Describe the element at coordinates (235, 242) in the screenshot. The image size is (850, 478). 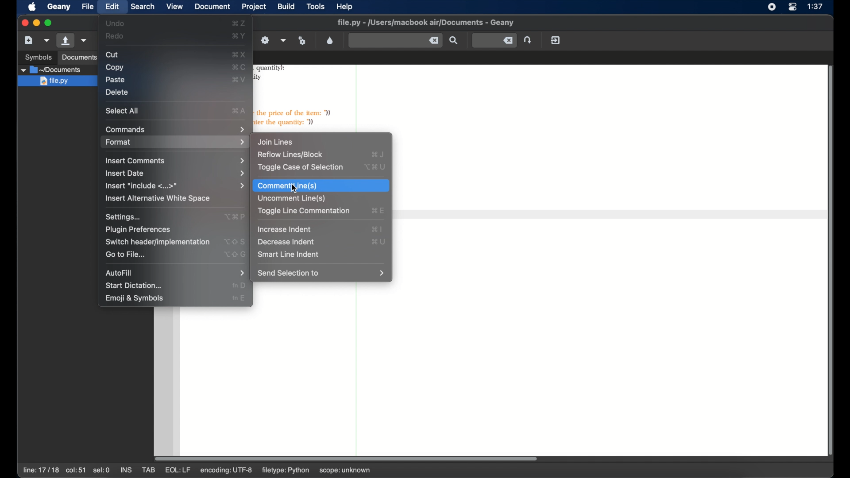
I see `switch header shortcut` at that location.